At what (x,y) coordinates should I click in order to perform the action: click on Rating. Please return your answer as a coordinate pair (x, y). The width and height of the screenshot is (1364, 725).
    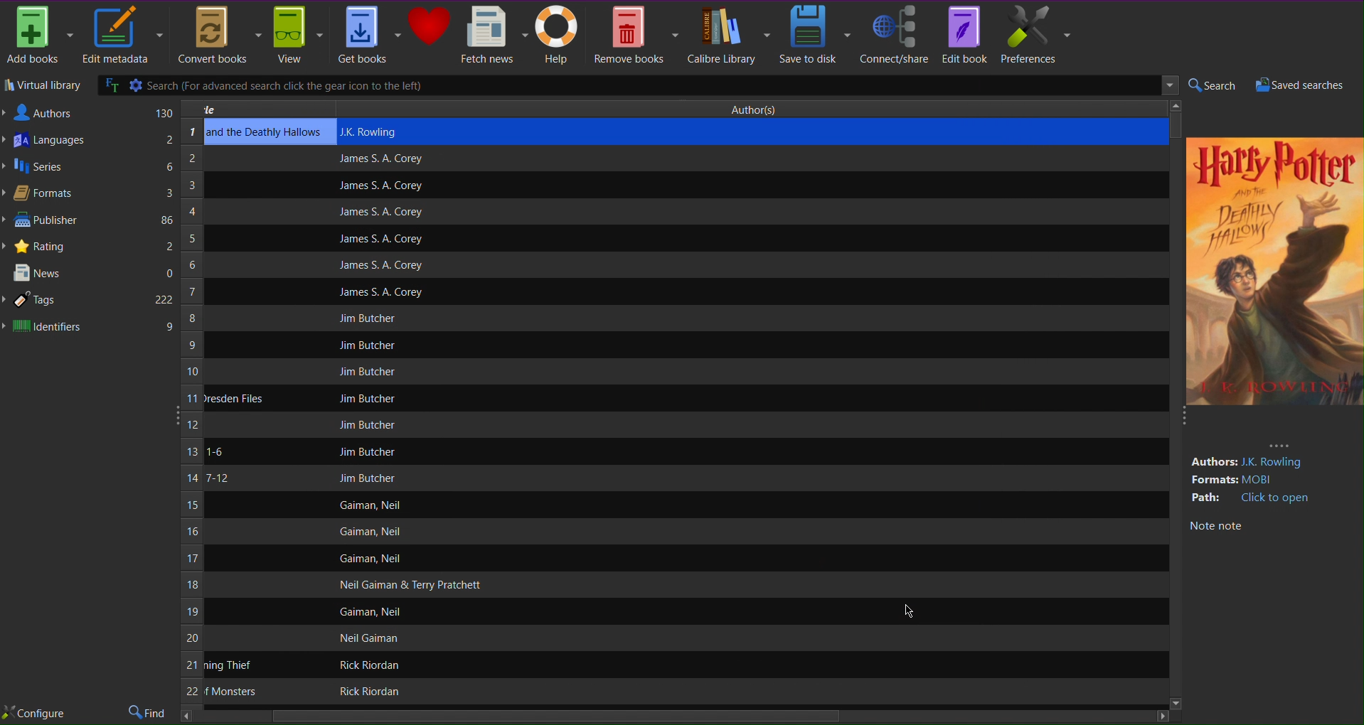
    Looking at the image, I should click on (90, 245).